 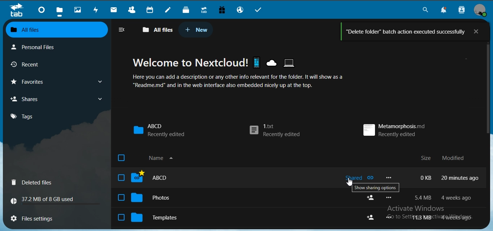 I want to click on 2 weeks ago, so click(x=457, y=198).